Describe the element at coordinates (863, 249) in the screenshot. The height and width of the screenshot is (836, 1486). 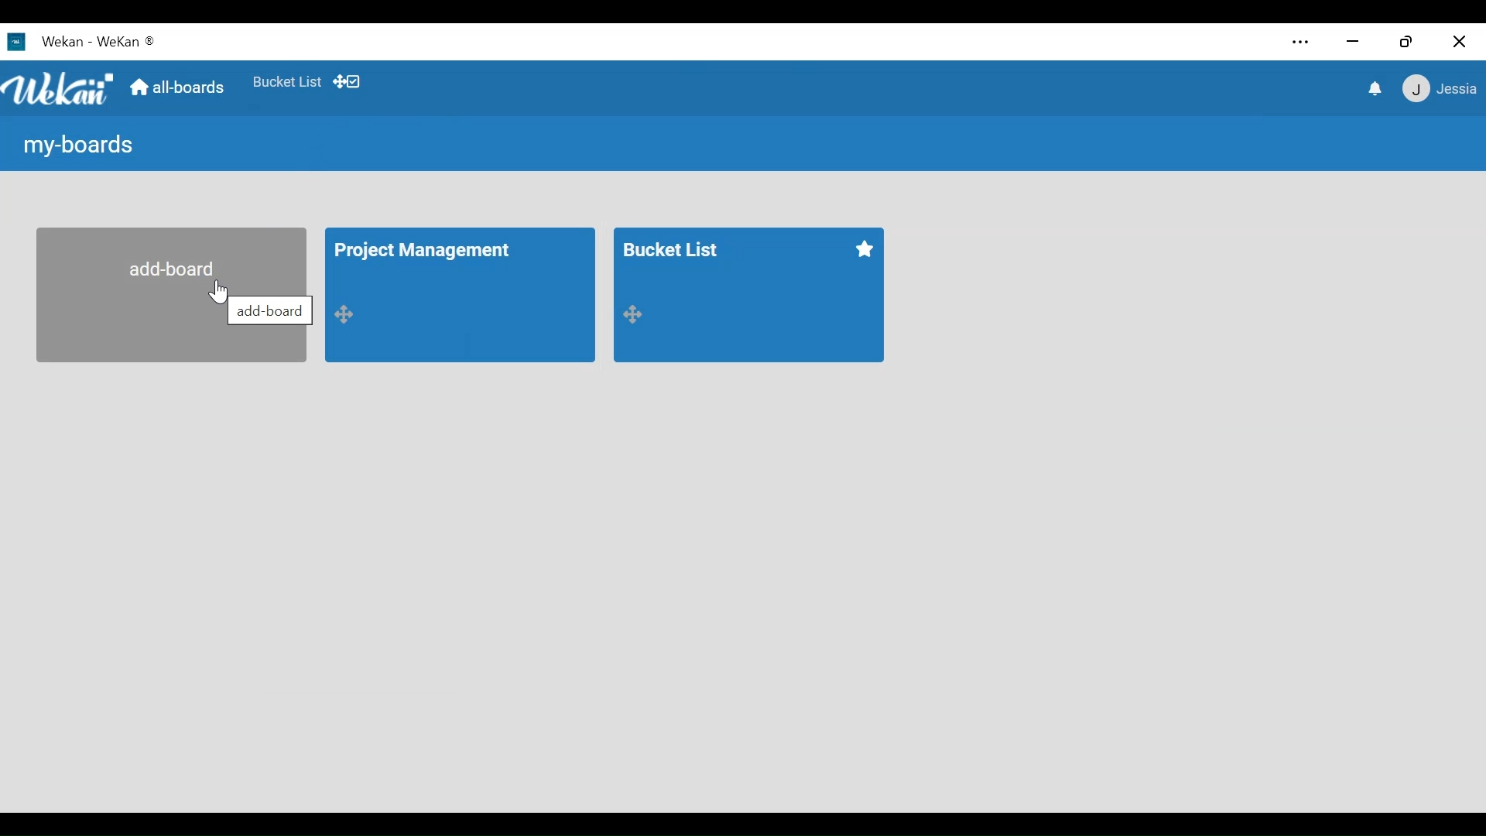
I see `Favorite` at that location.